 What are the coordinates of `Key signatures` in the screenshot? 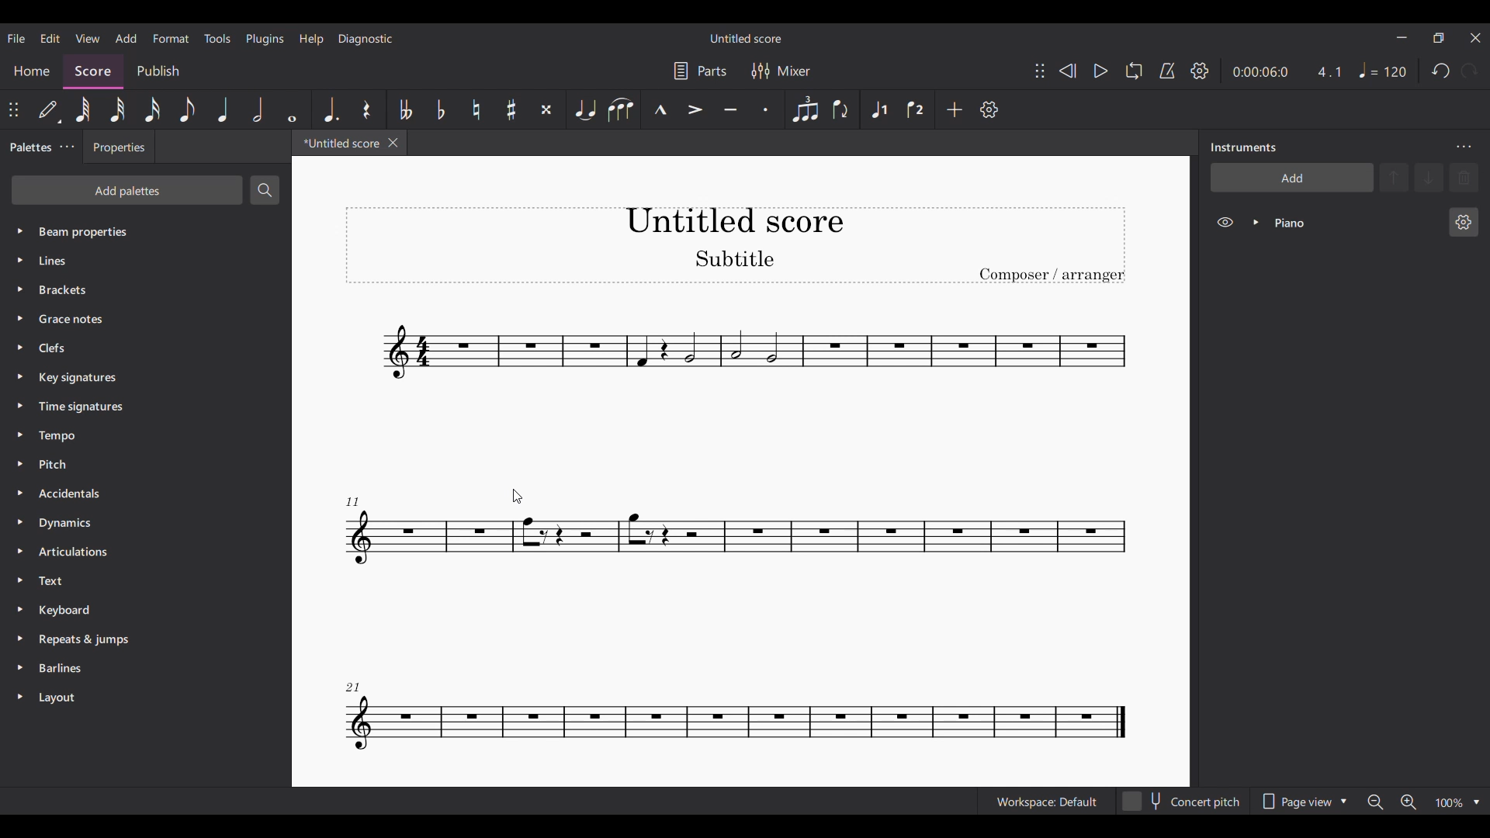 It's located at (143, 379).